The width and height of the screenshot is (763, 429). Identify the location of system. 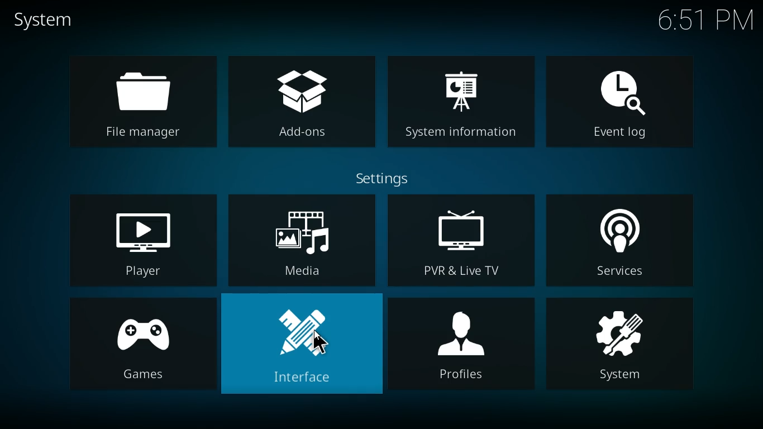
(626, 345).